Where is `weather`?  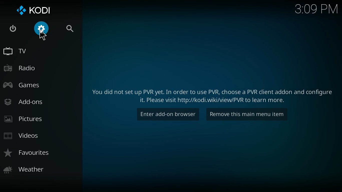 weather is located at coordinates (39, 169).